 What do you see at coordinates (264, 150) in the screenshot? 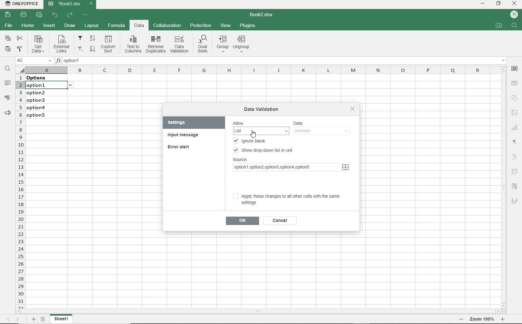
I see `SHOW DROP-DOWN LIST IN CELL` at bounding box center [264, 150].